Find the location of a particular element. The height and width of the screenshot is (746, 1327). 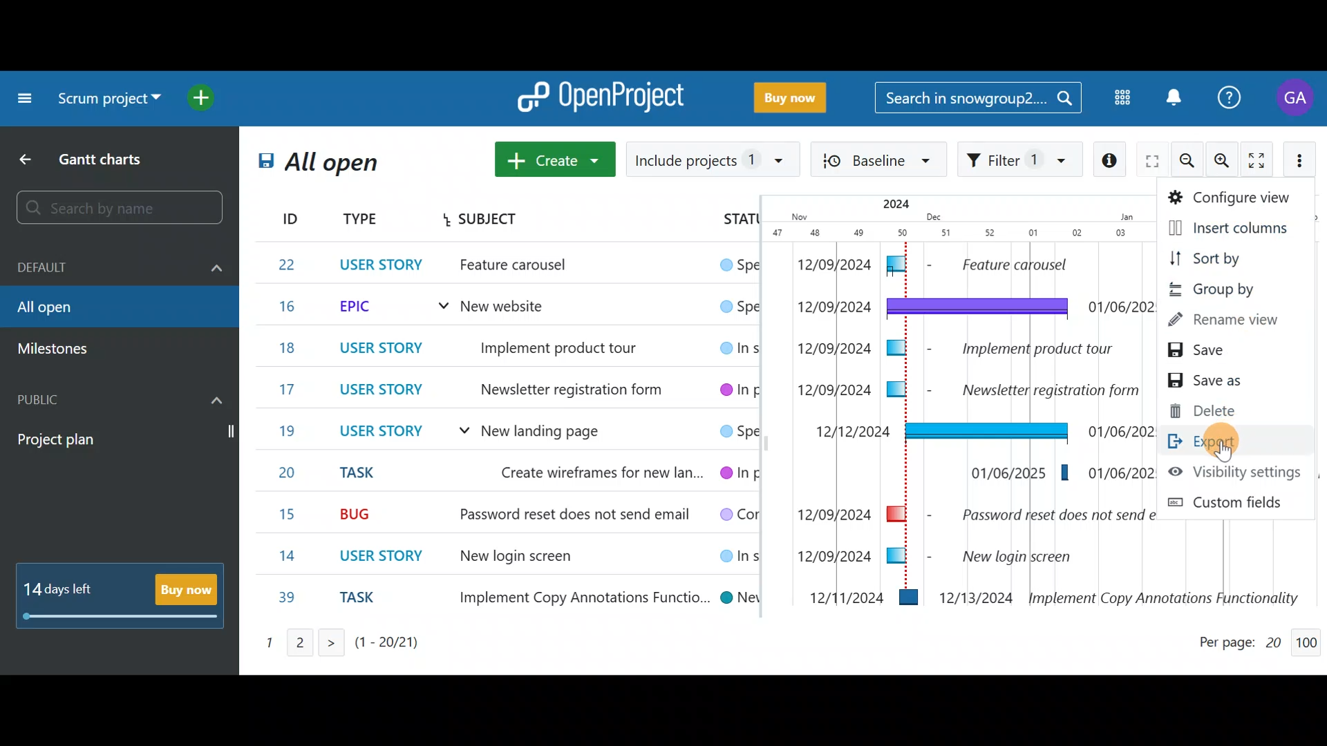

Zoom in is located at coordinates (1223, 161).